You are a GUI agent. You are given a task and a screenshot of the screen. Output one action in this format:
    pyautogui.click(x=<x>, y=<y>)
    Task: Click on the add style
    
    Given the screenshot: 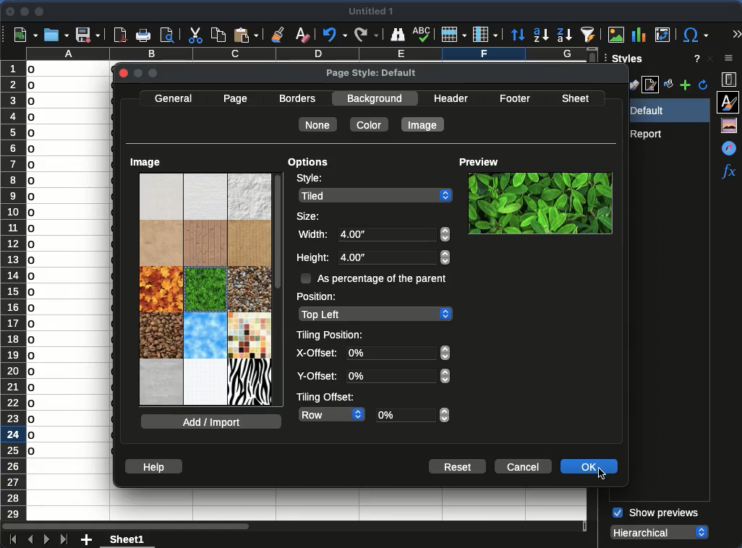 What is the action you would take?
    pyautogui.click(x=686, y=86)
    